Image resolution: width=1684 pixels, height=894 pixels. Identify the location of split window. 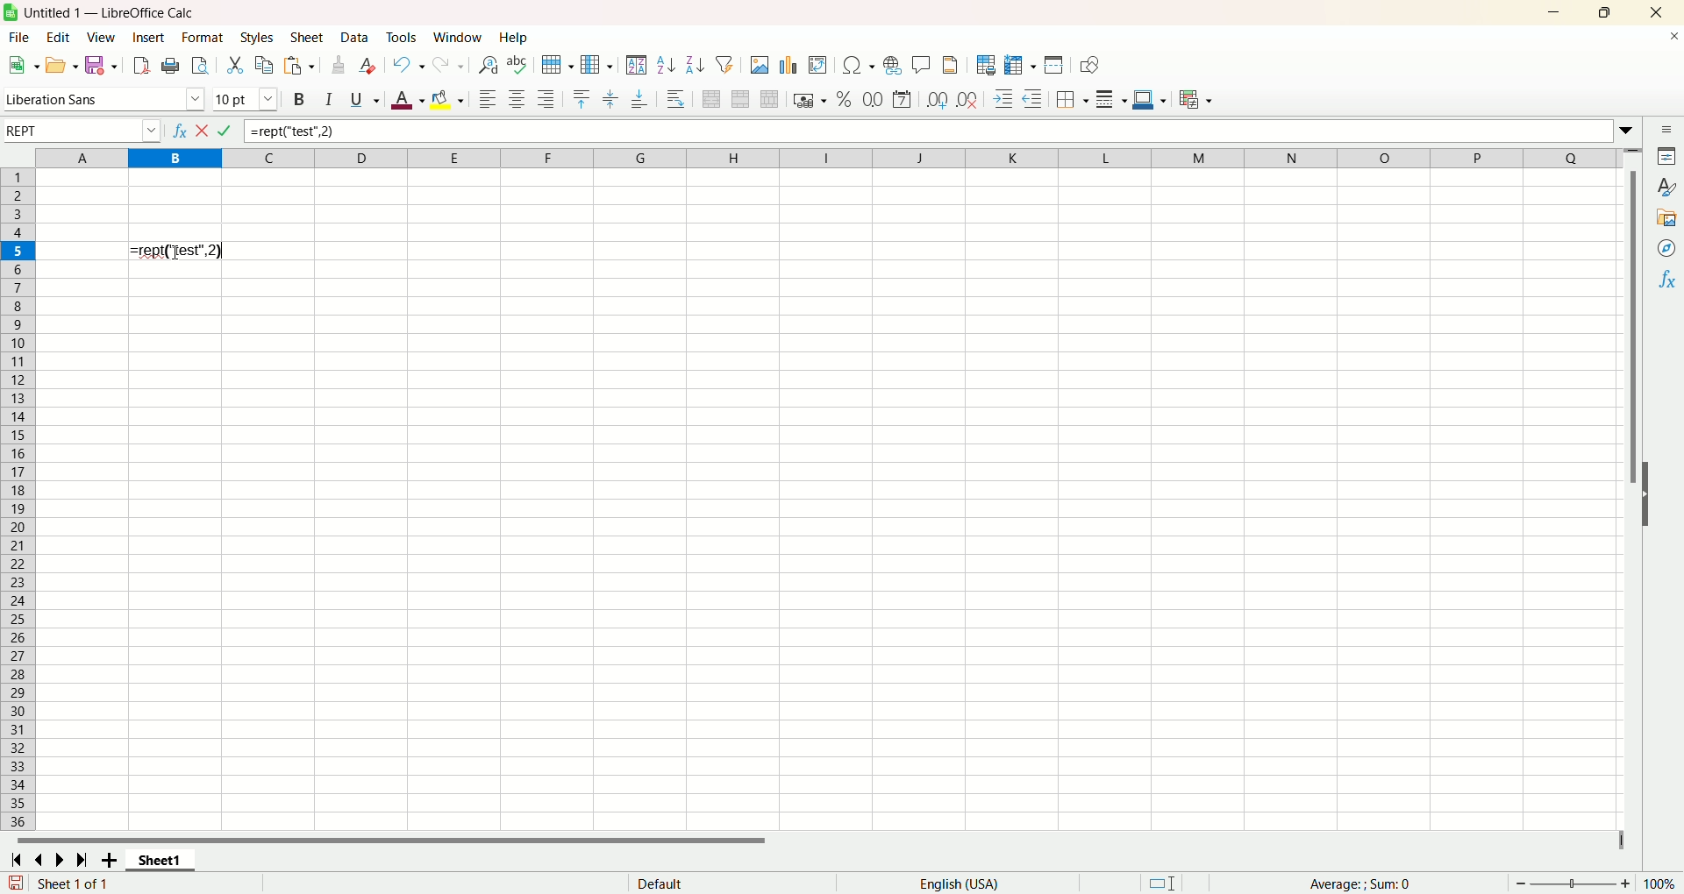
(1052, 67).